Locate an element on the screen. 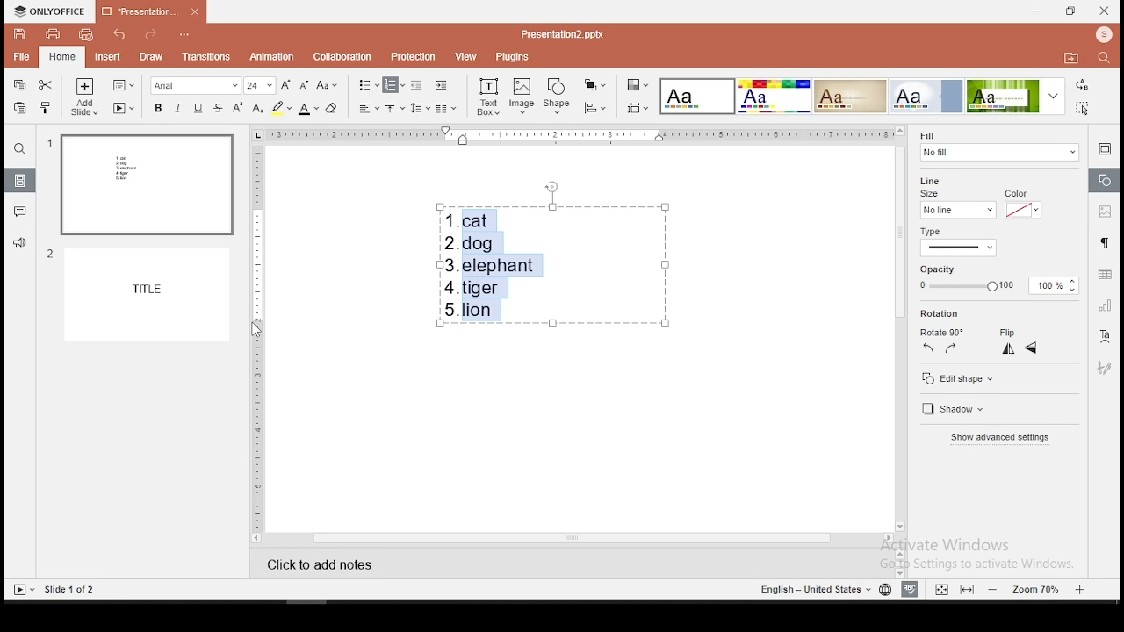 The height and width of the screenshot is (632, 1124). icon is located at coordinates (51, 11).